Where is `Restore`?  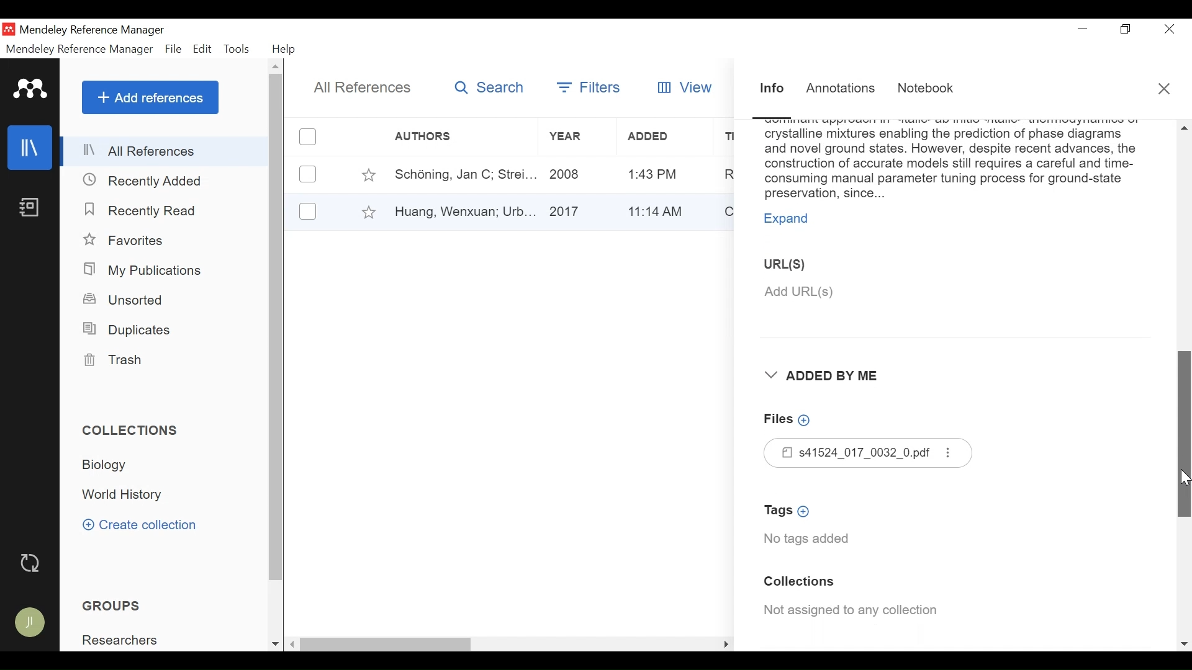
Restore is located at coordinates (1127, 29).